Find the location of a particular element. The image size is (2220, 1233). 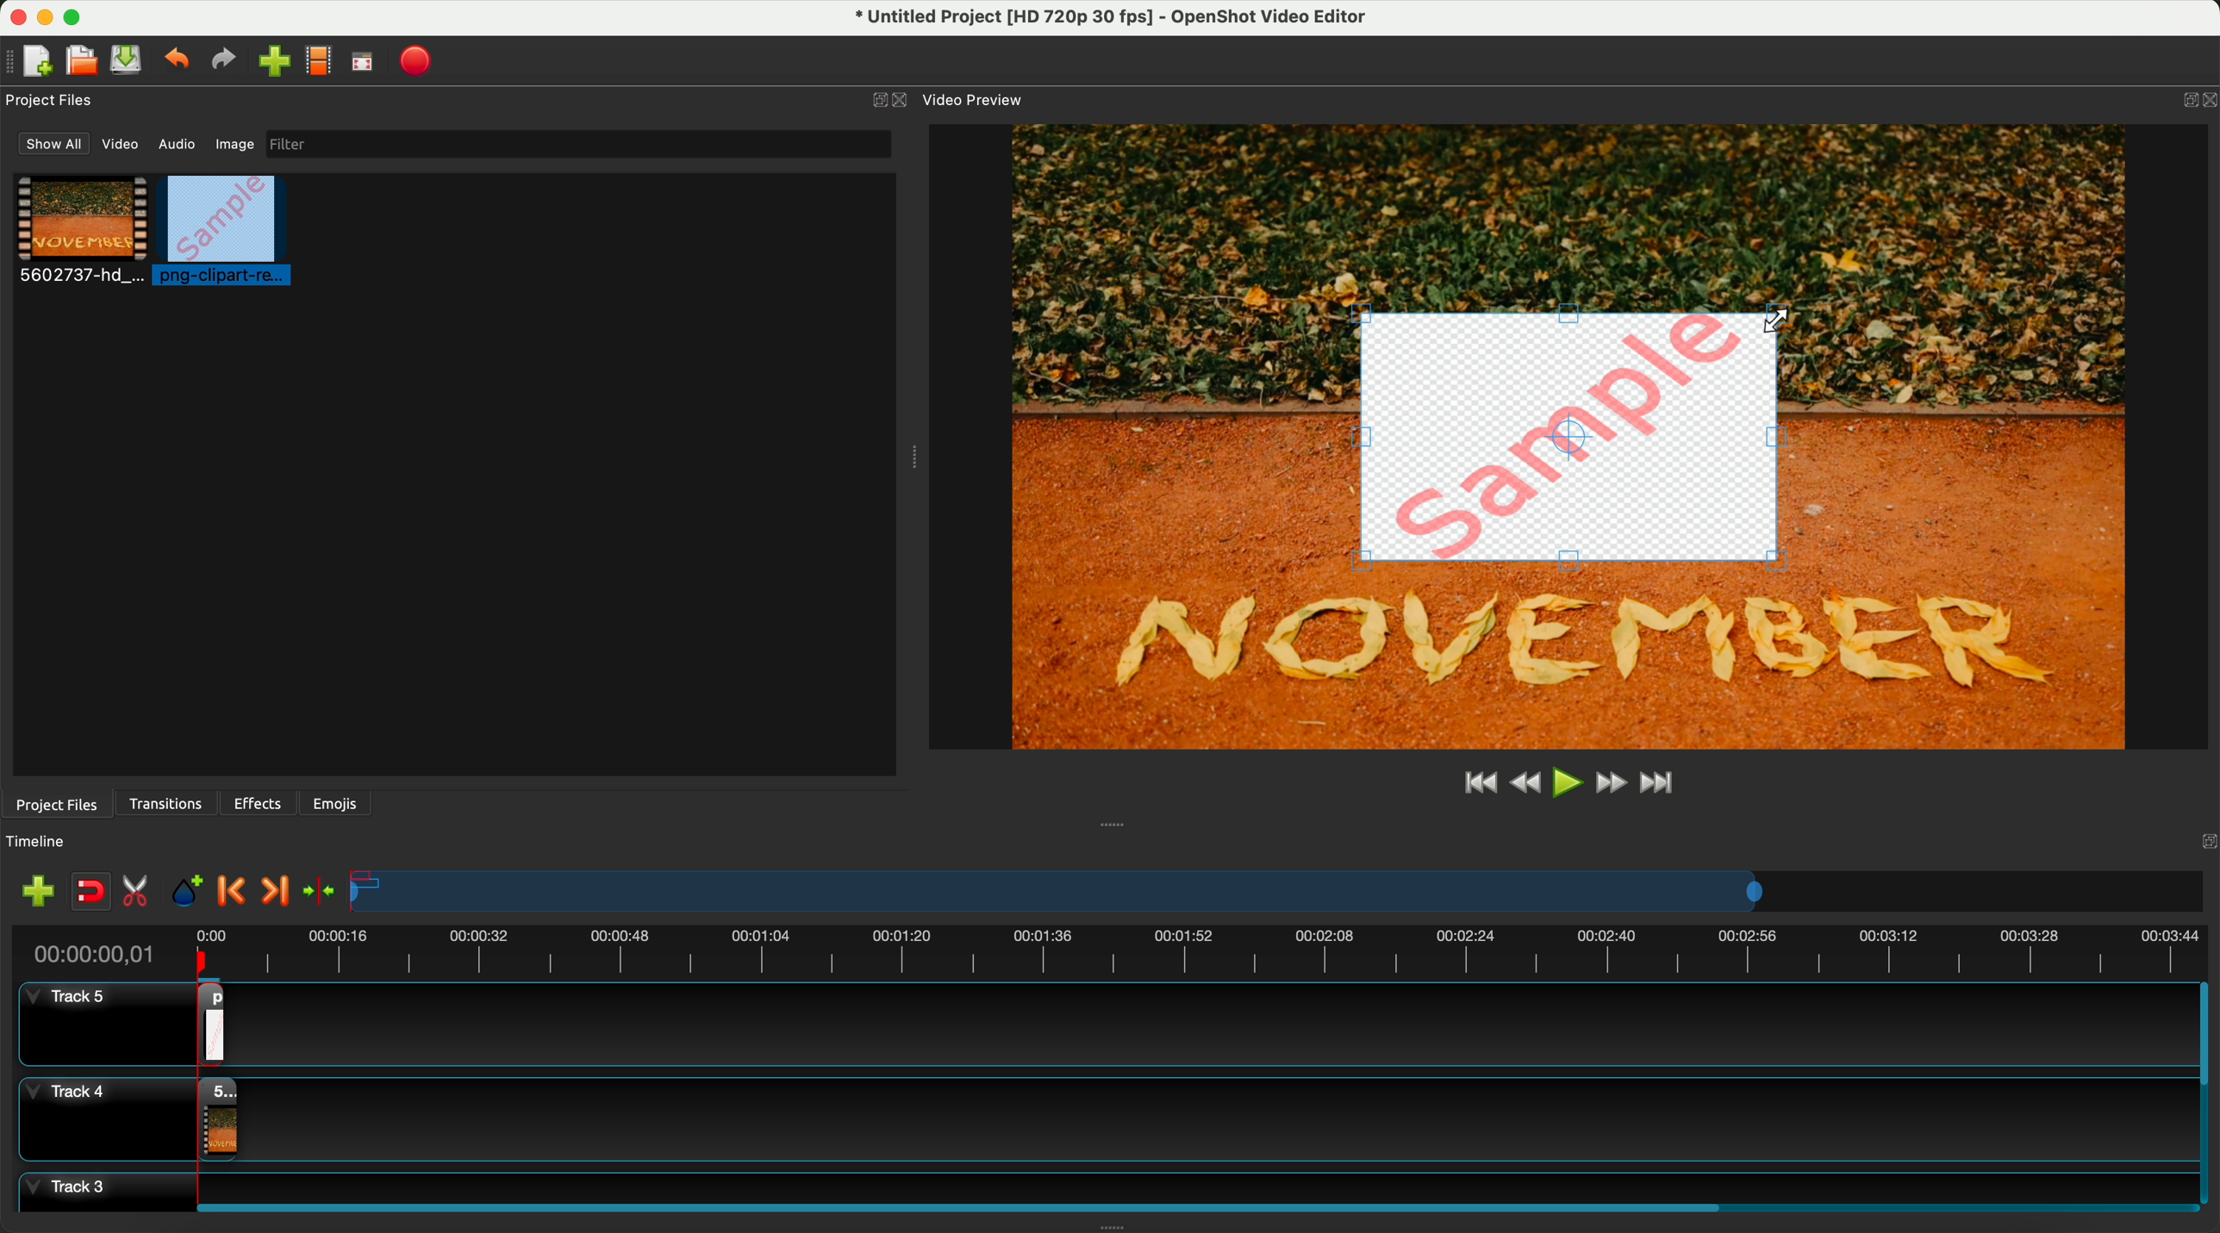

Window Expanding is located at coordinates (1118, 1226).